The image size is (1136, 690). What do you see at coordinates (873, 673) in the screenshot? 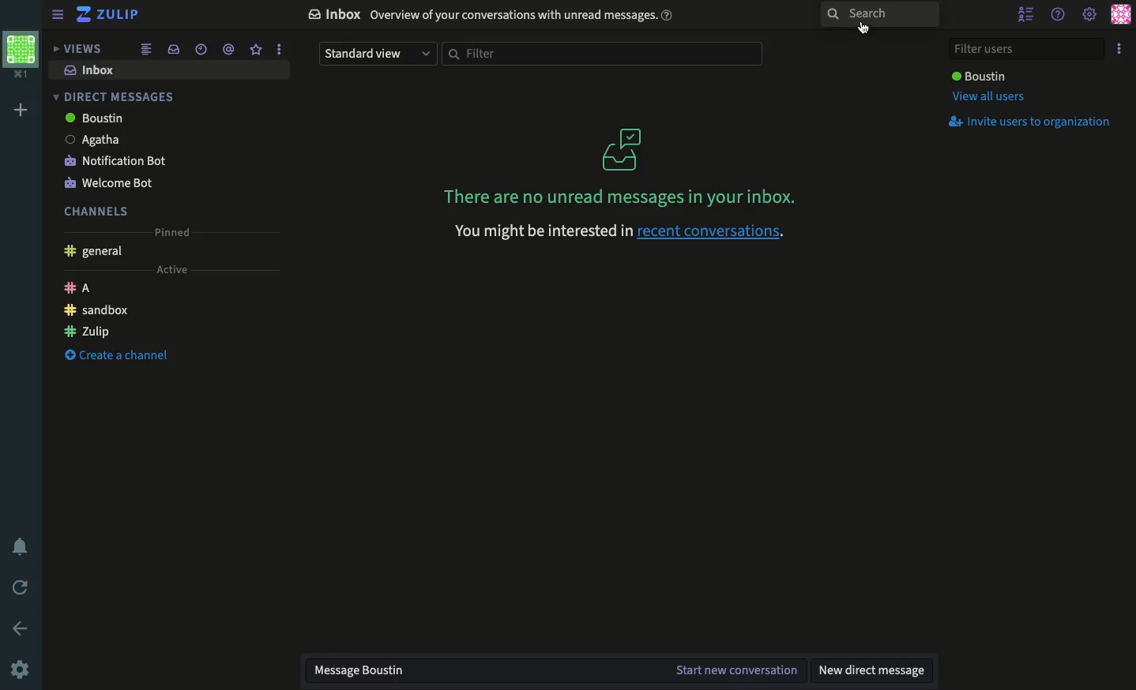
I see `New DM` at bounding box center [873, 673].